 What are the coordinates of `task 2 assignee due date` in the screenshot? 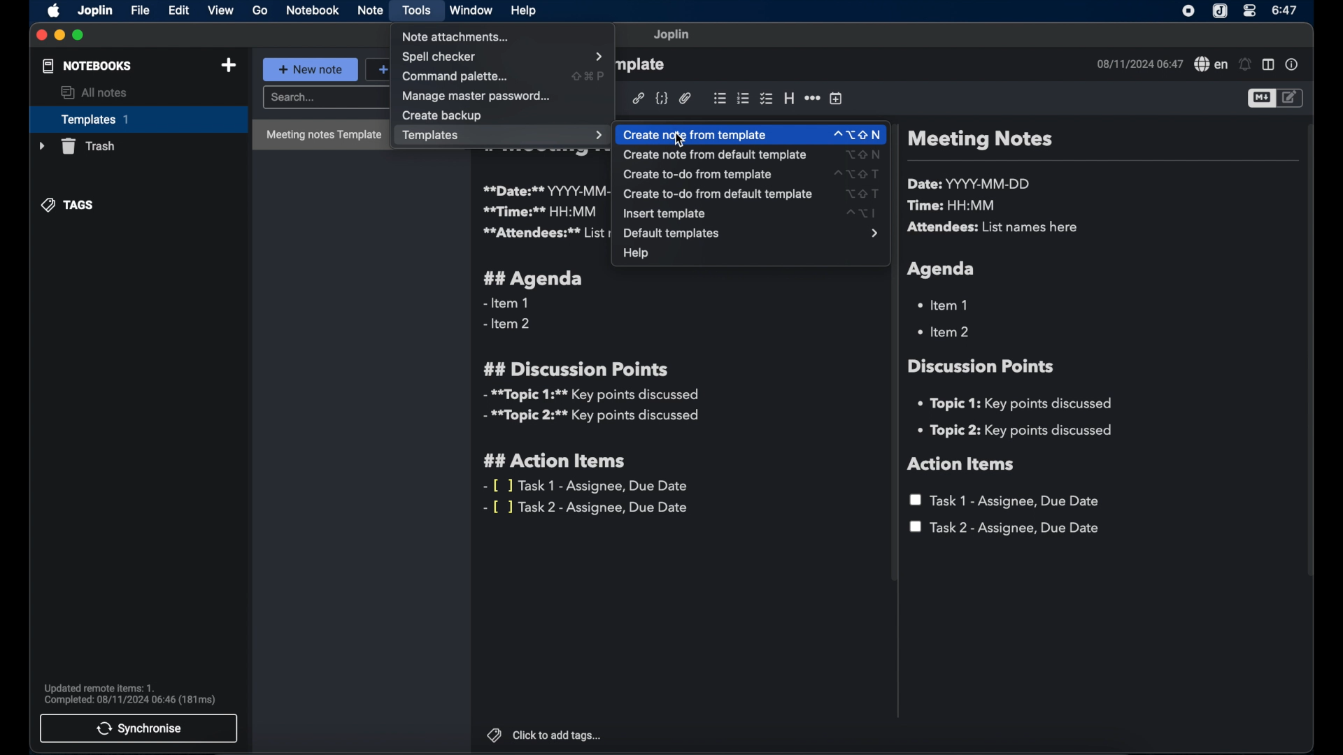 It's located at (1005, 528).